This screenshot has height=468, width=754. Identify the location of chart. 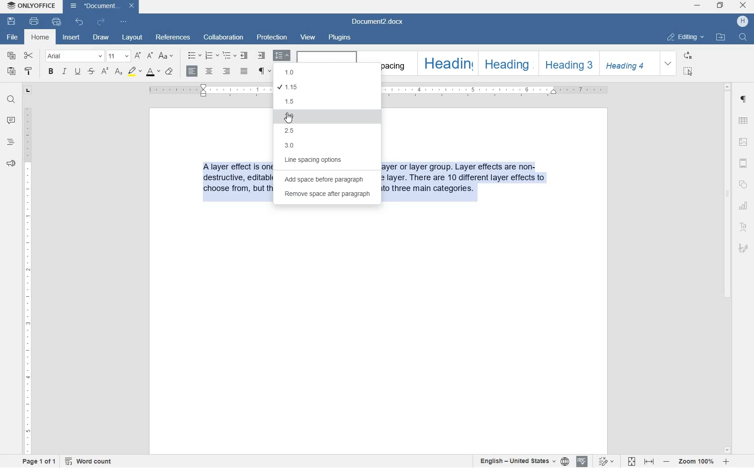
(744, 206).